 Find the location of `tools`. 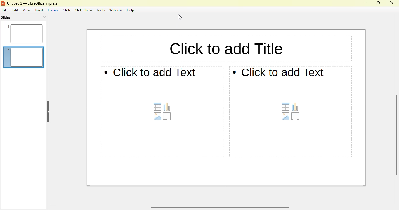

tools is located at coordinates (100, 10).